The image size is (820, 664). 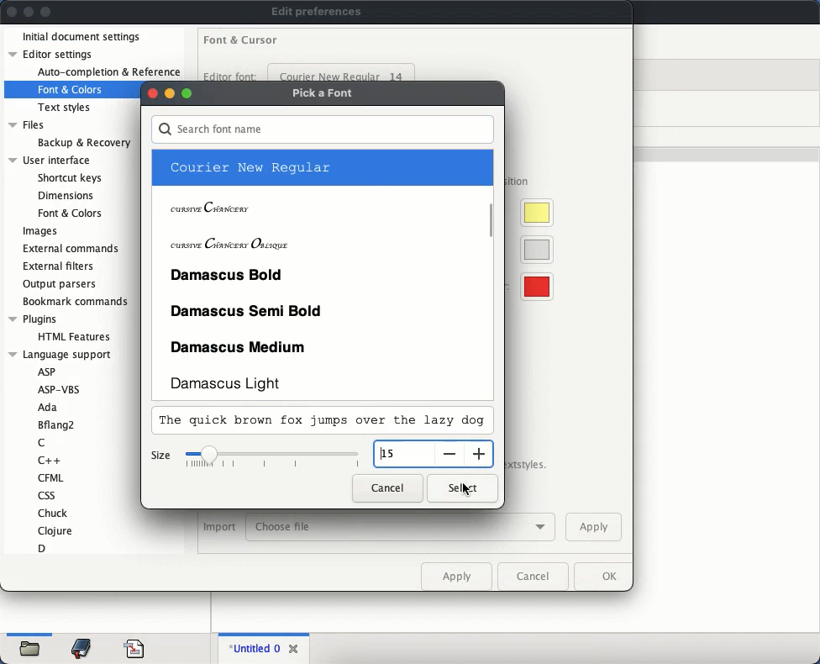 I want to click on size, so click(x=160, y=456).